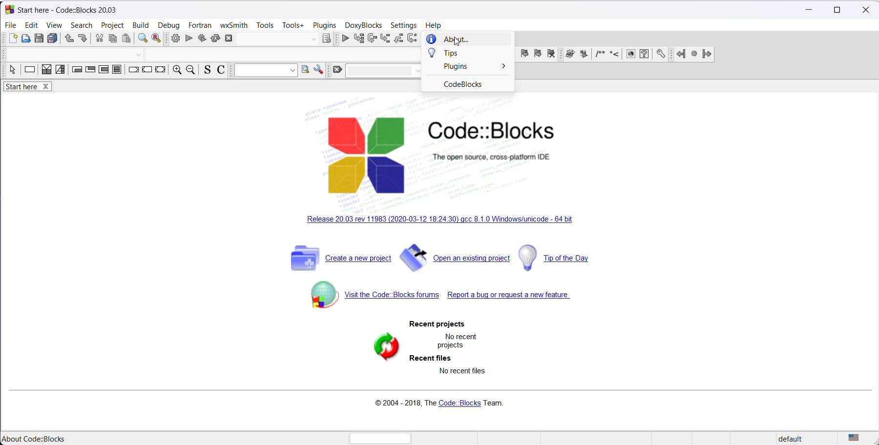 The image size is (879, 445). Describe the element at coordinates (104, 71) in the screenshot. I see `counting loop` at that location.